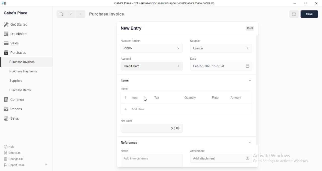 Image resolution: width=322 pixels, height=171 pixels. What do you see at coordinates (124, 89) in the screenshot?
I see `Items` at bounding box center [124, 89].